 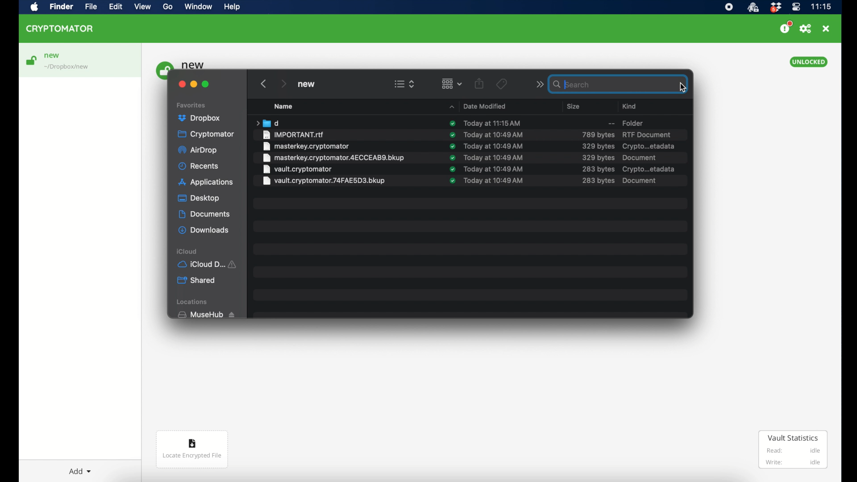 What do you see at coordinates (192, 449) in the screenshot?
I see `locate encrypted file` at bounding box center [192, 449].